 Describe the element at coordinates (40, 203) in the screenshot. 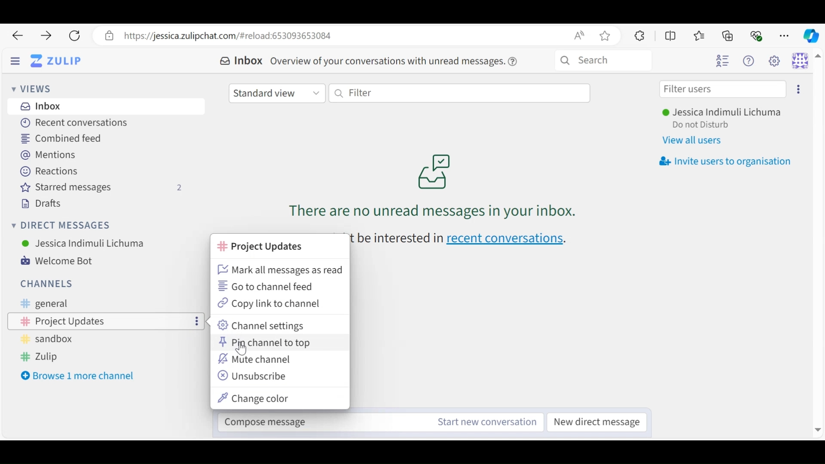

I see `Drafts` at that location.